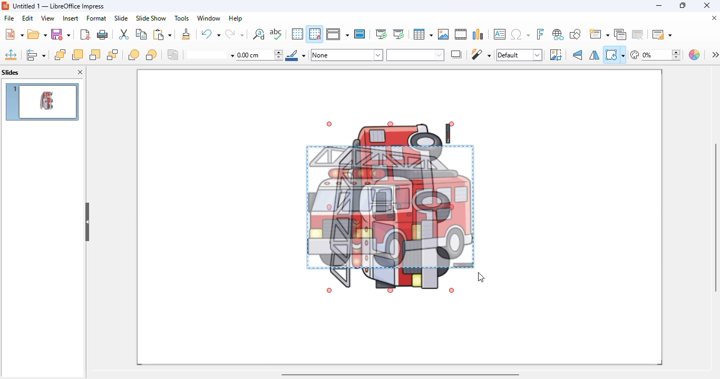 The width and height of the screenshot is (720, 379). What do you see at coordinates (714, 17) in the screenshot?
I see `close document` at bounding box center [714, 17].